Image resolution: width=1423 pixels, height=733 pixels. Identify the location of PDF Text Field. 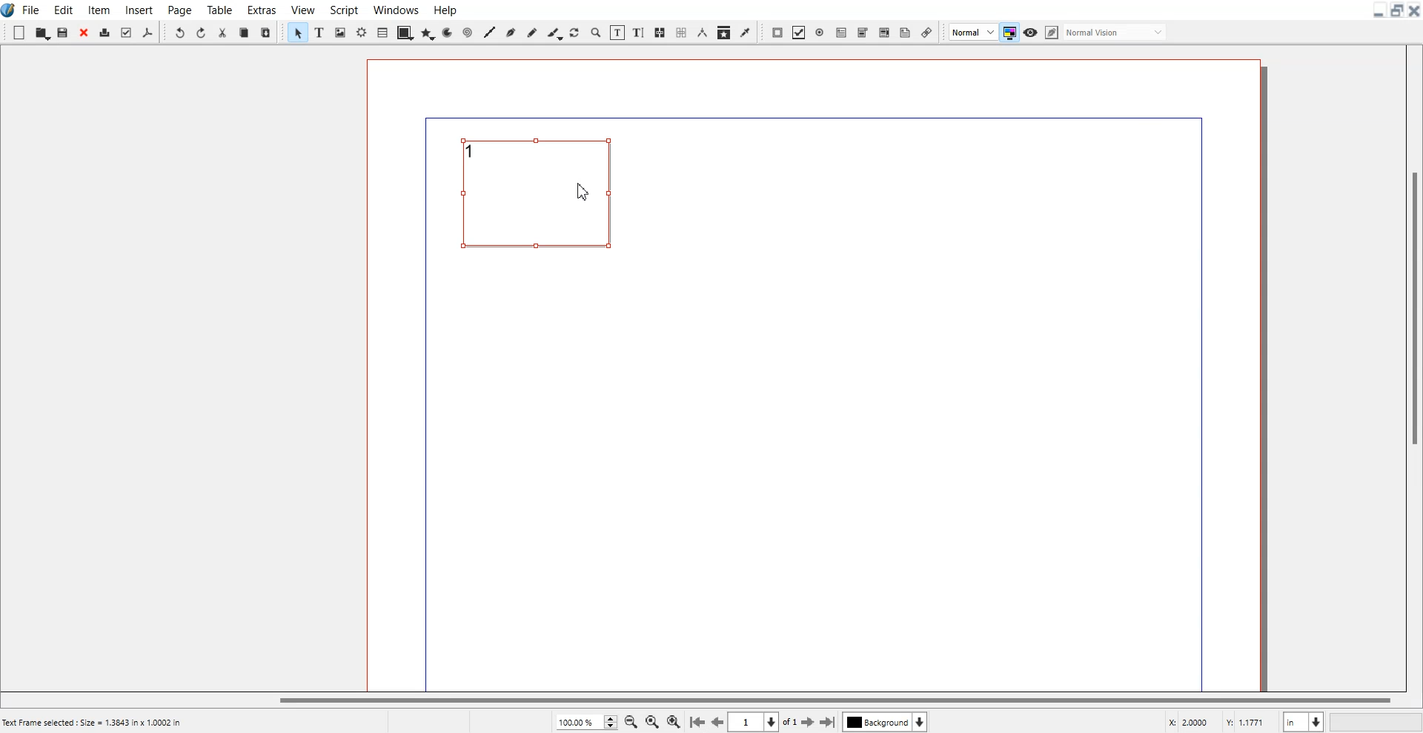
(841, 32).